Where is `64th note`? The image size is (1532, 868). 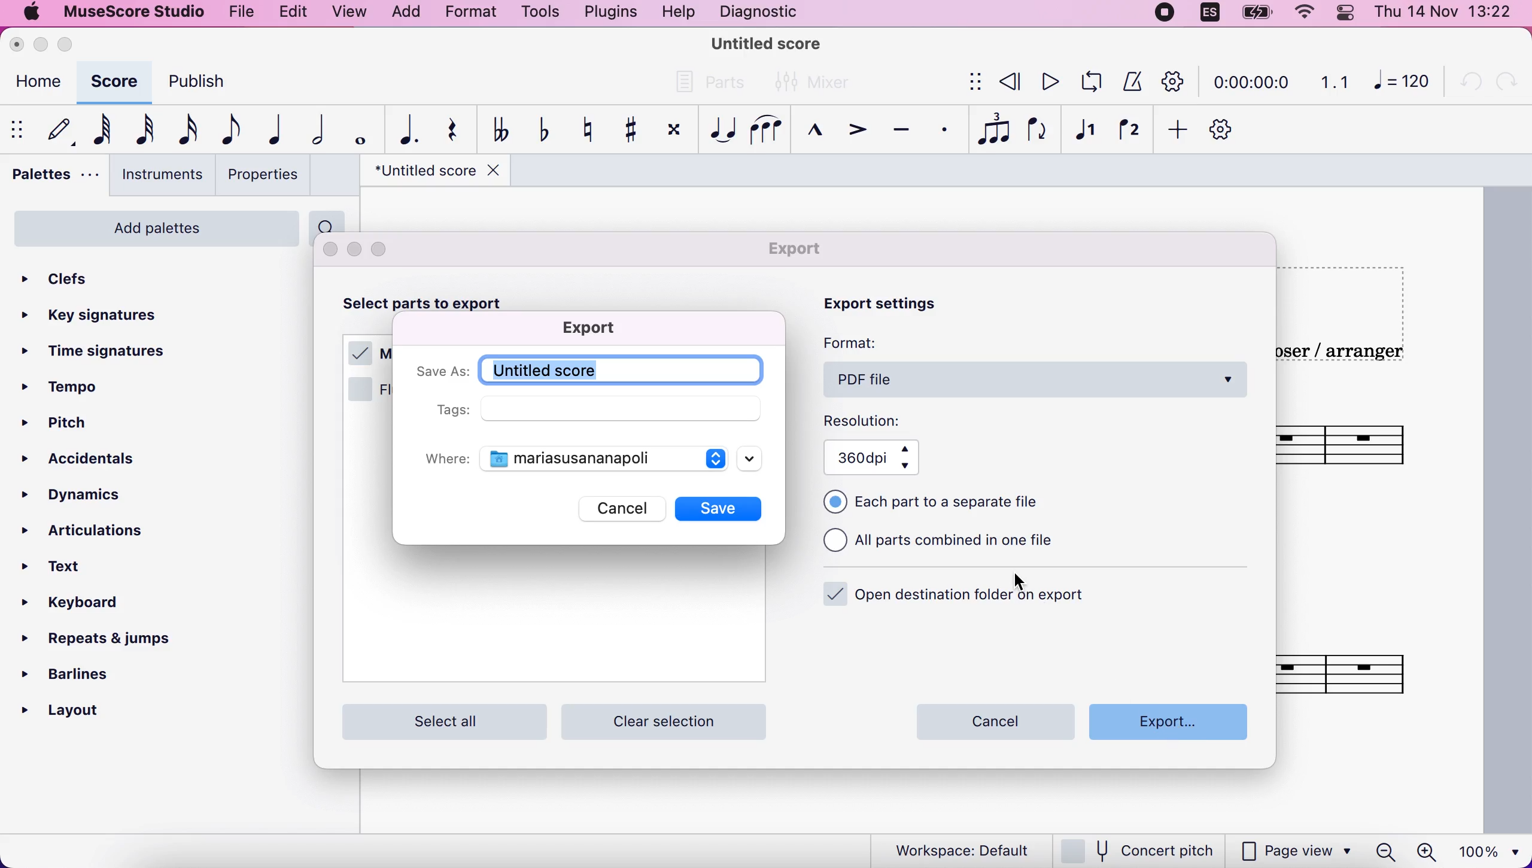
64th note is located at coordinates (99, 131).